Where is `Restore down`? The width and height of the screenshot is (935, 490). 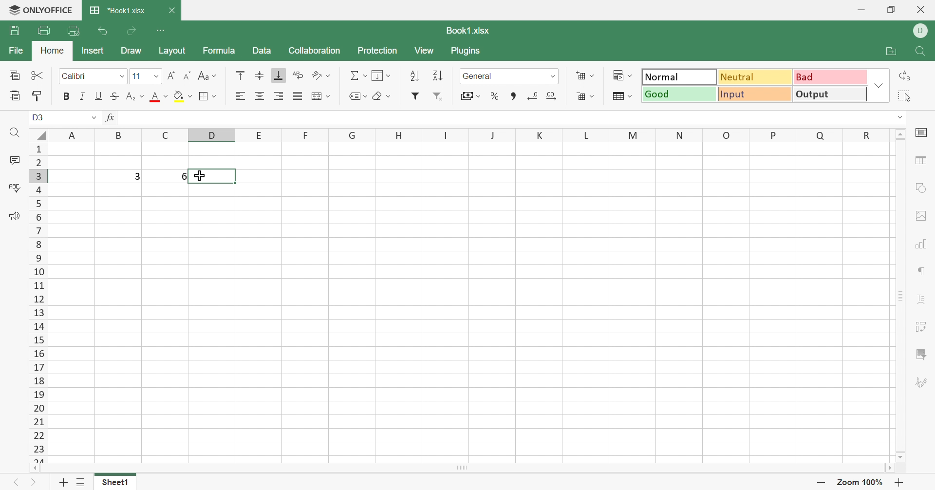
Restore down is located at coordinates (894, 9).